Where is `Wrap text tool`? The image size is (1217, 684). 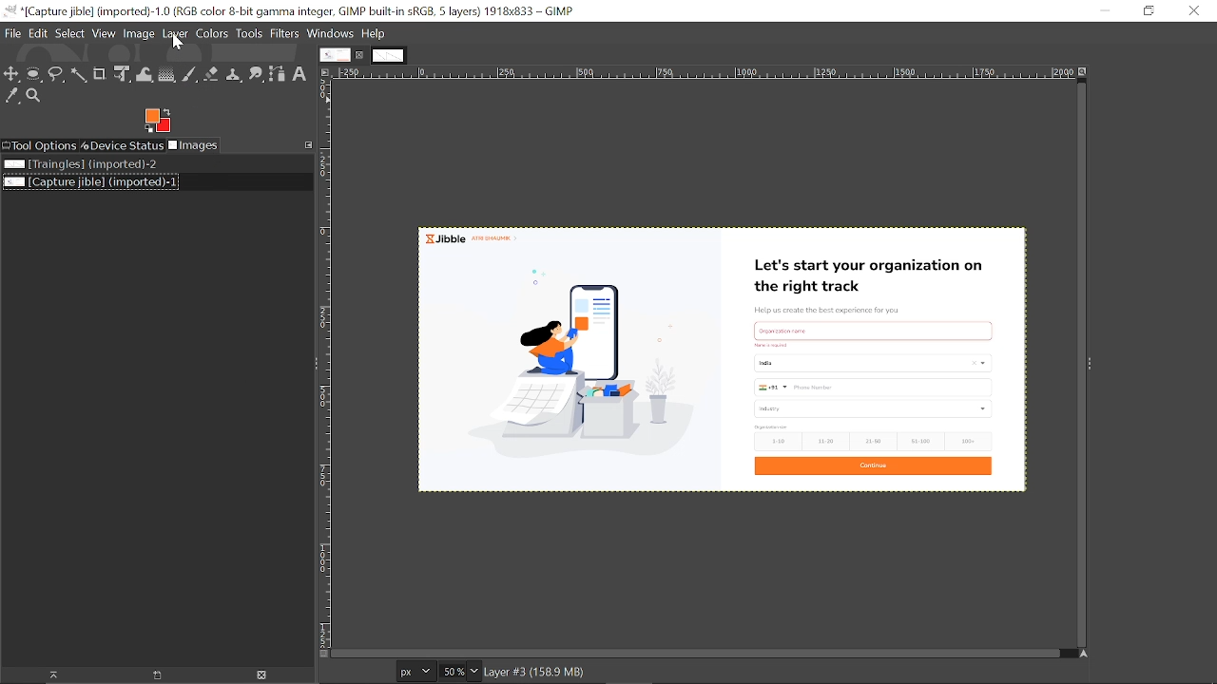
Wrap text tool is located at coordinates (144, 75).